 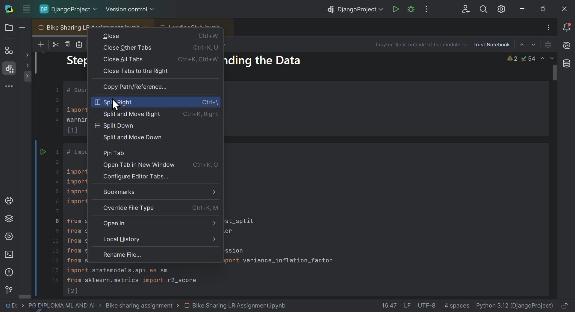 I want to click on Jupiter is offline, so click(x=549, y=45).